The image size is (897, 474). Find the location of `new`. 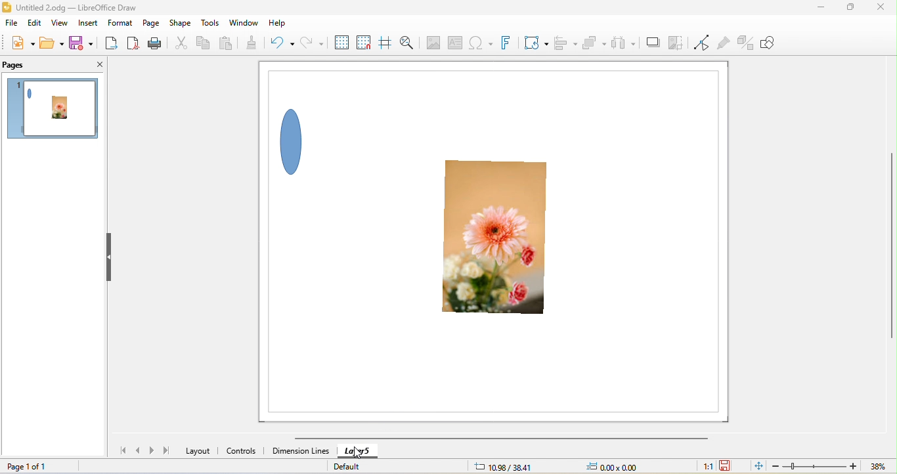

new is located at coordinates (23, 45).